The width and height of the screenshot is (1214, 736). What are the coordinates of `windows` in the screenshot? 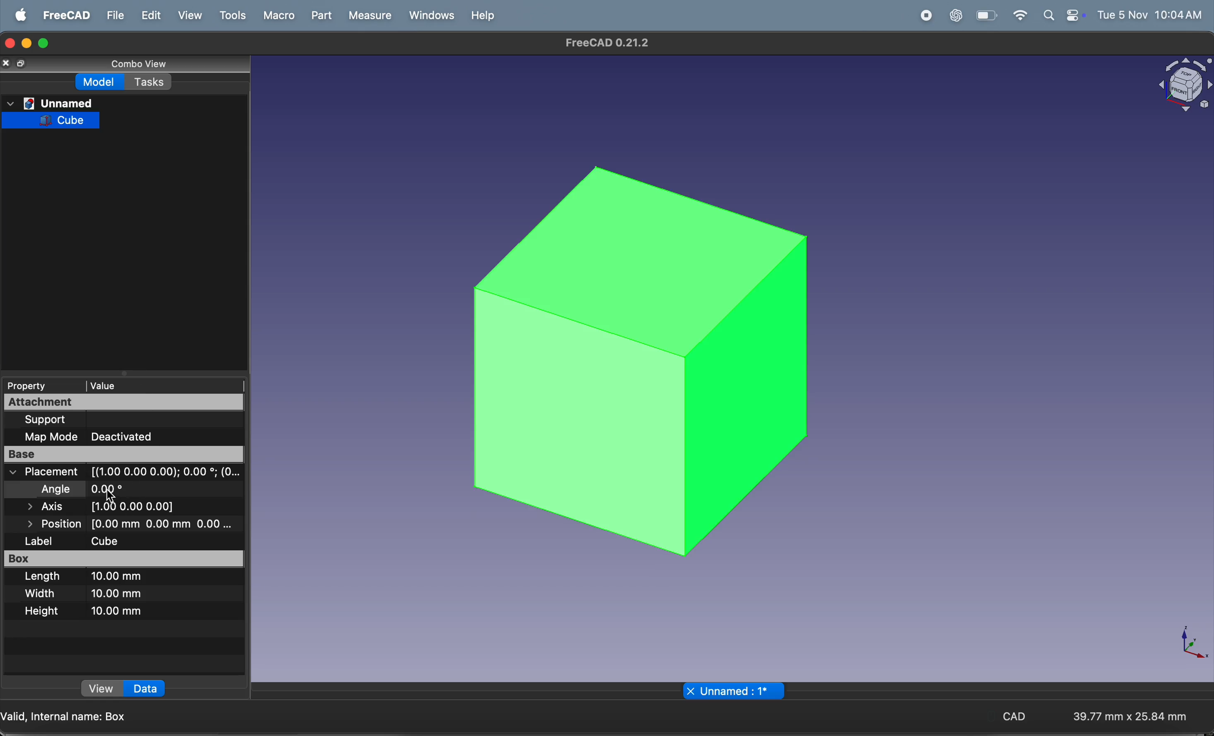 It's located at (431, 15).